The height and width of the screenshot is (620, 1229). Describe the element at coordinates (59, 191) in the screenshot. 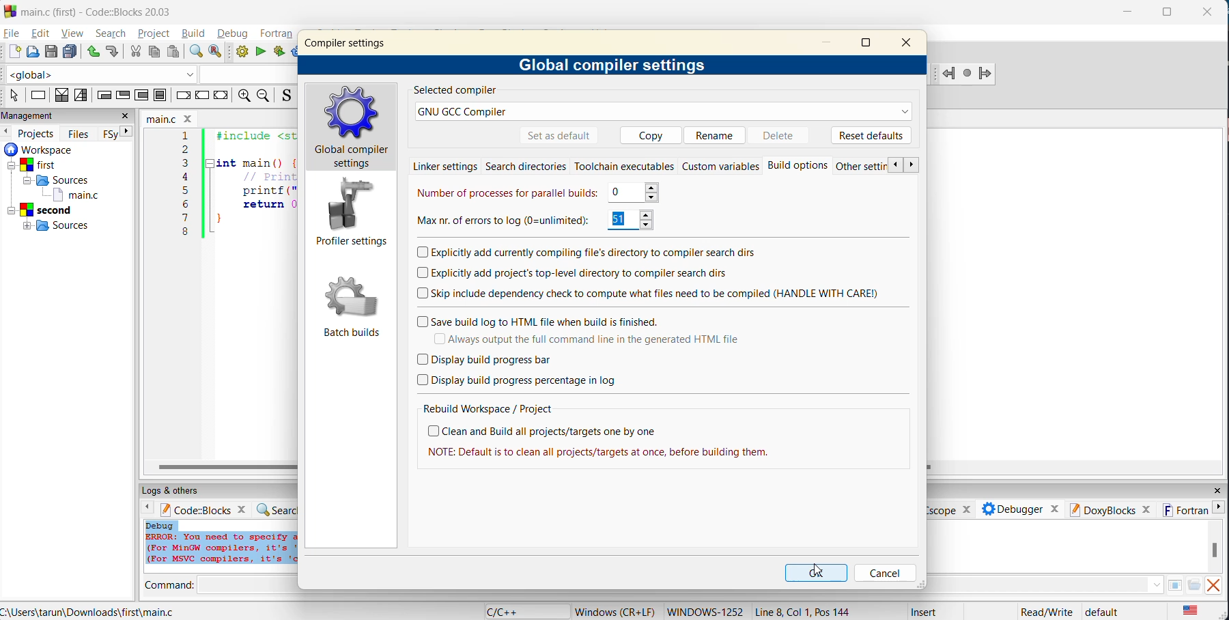

I see `workspaces` at that location.